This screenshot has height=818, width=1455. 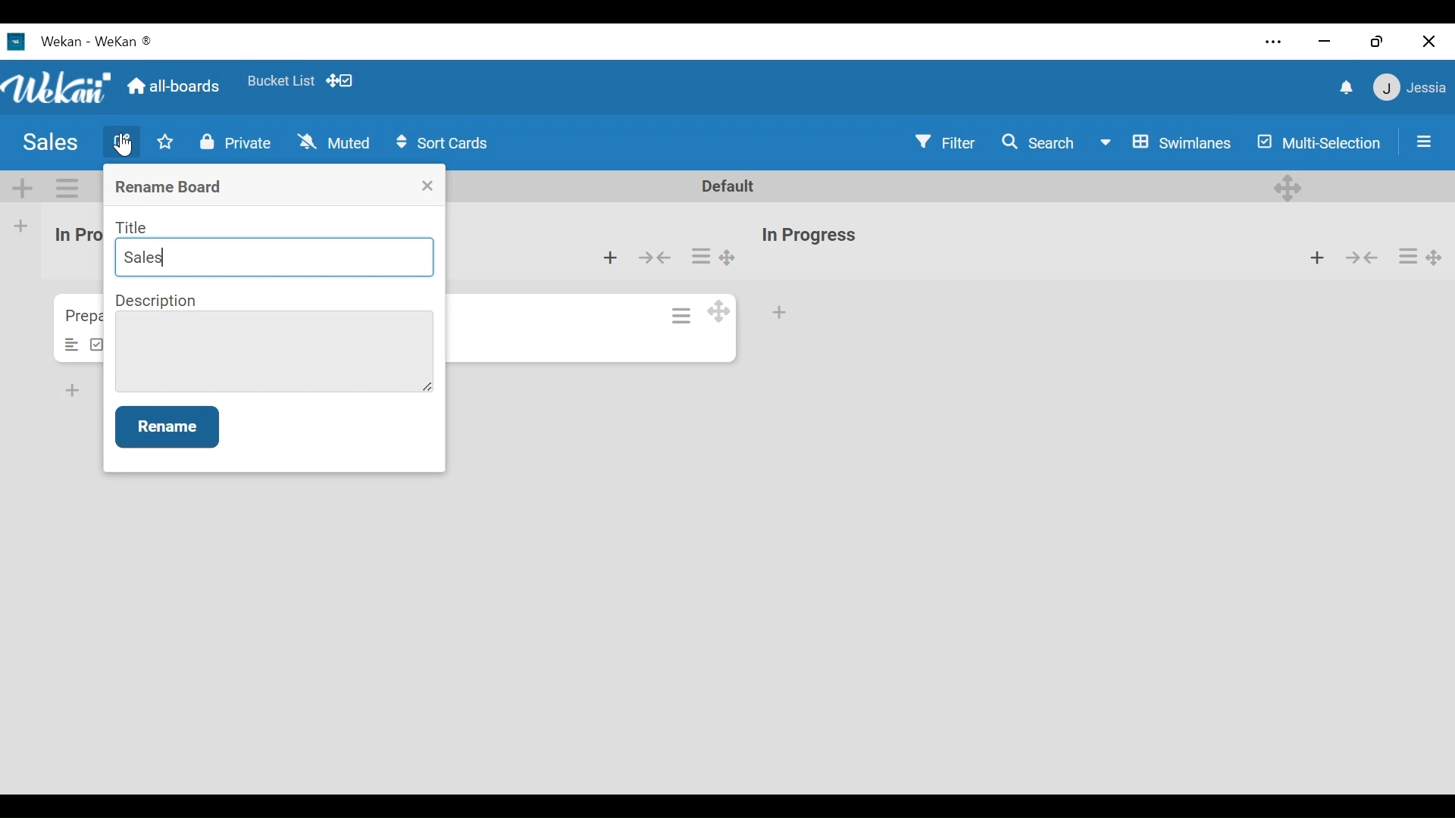 I want to click on Edit, so click(x=122, y=139).